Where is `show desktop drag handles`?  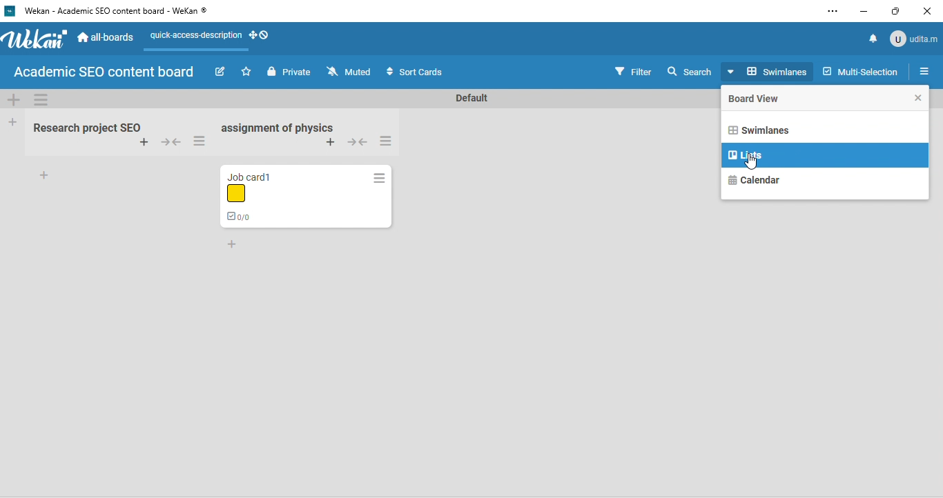
show desktop drag handles is located at coordinates (260, 38).